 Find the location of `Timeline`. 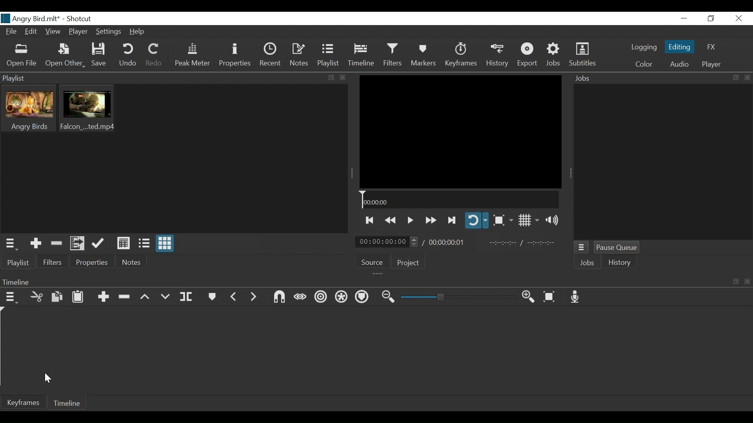

Timeline is located at coordinates (69, 403).